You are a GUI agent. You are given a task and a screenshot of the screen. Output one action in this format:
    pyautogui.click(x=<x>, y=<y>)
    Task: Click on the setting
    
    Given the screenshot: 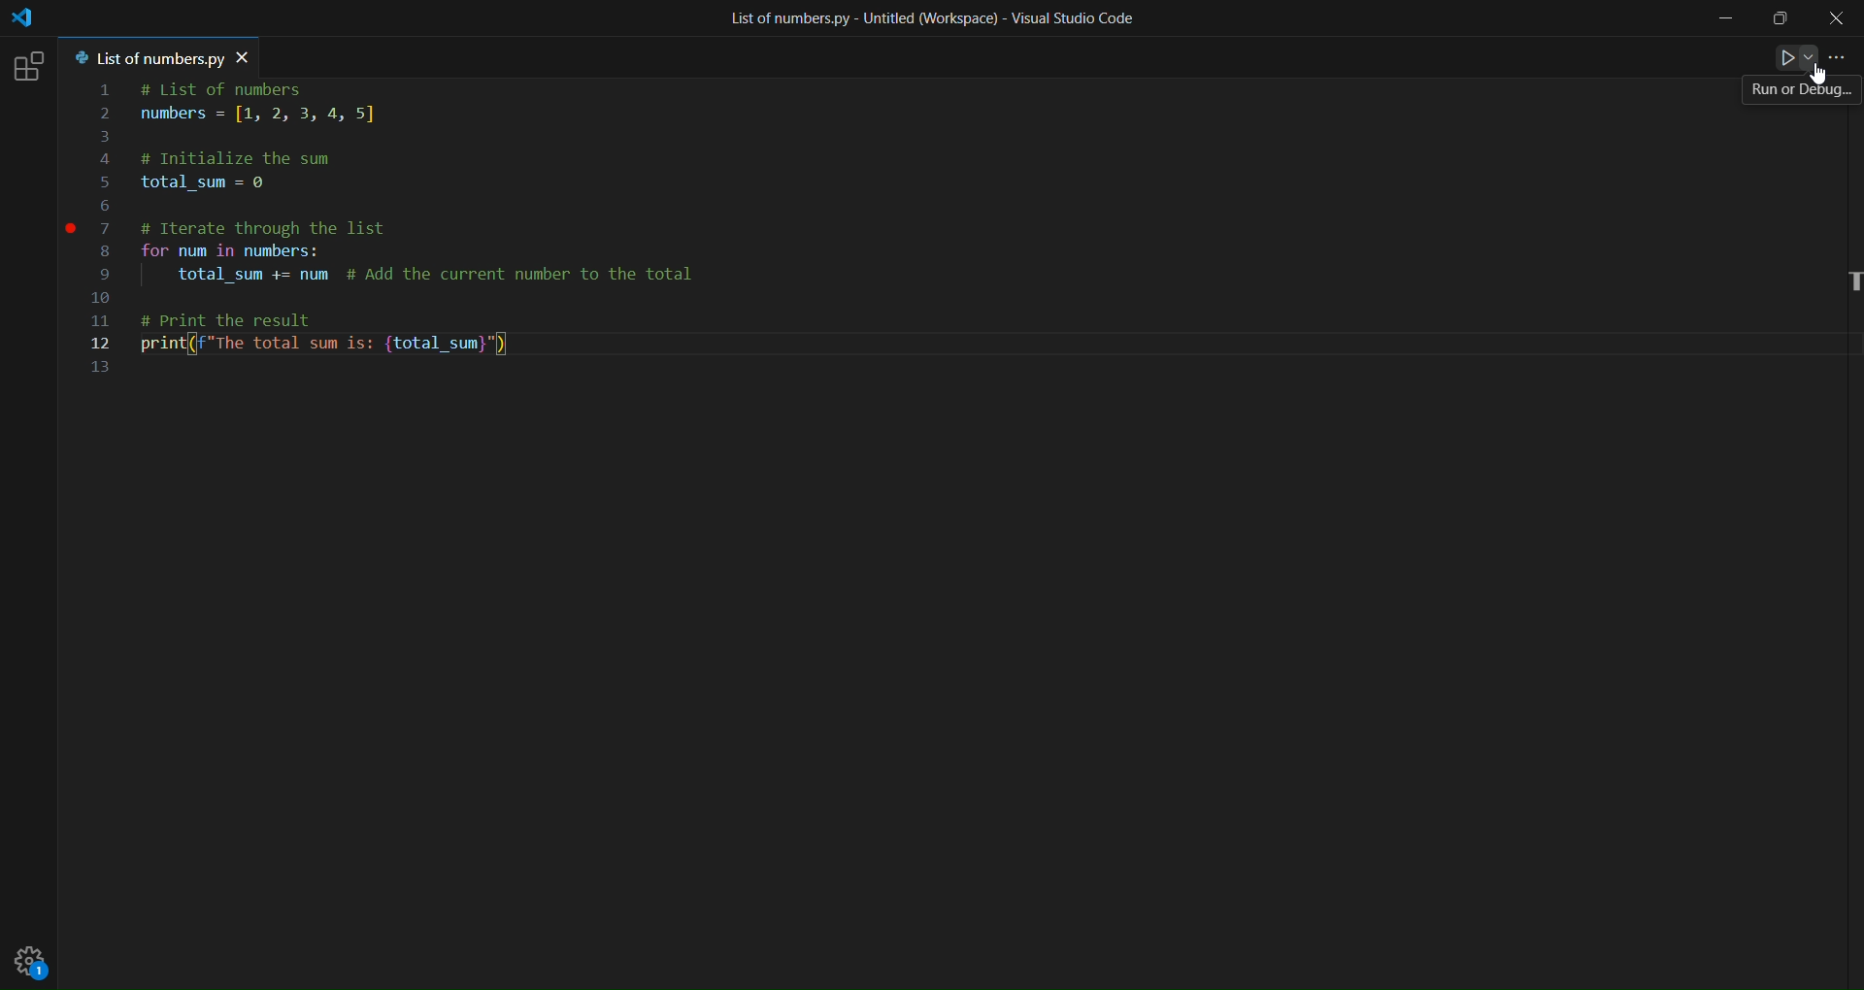 What is the action you would take?
    pyautogui.click(x=36, y=959)
    